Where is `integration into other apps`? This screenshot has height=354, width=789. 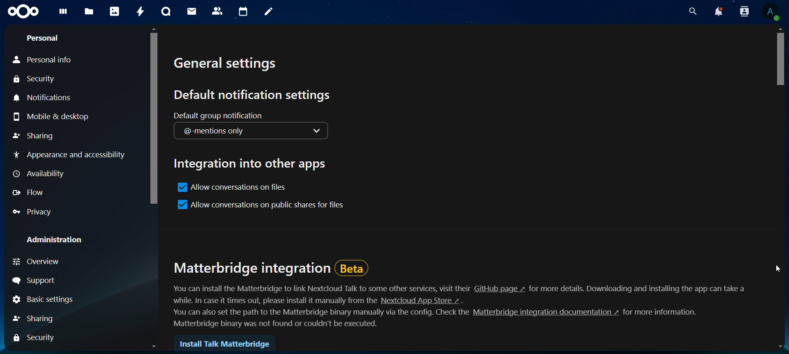
integration into other apps is located at coordinates (252, 163).